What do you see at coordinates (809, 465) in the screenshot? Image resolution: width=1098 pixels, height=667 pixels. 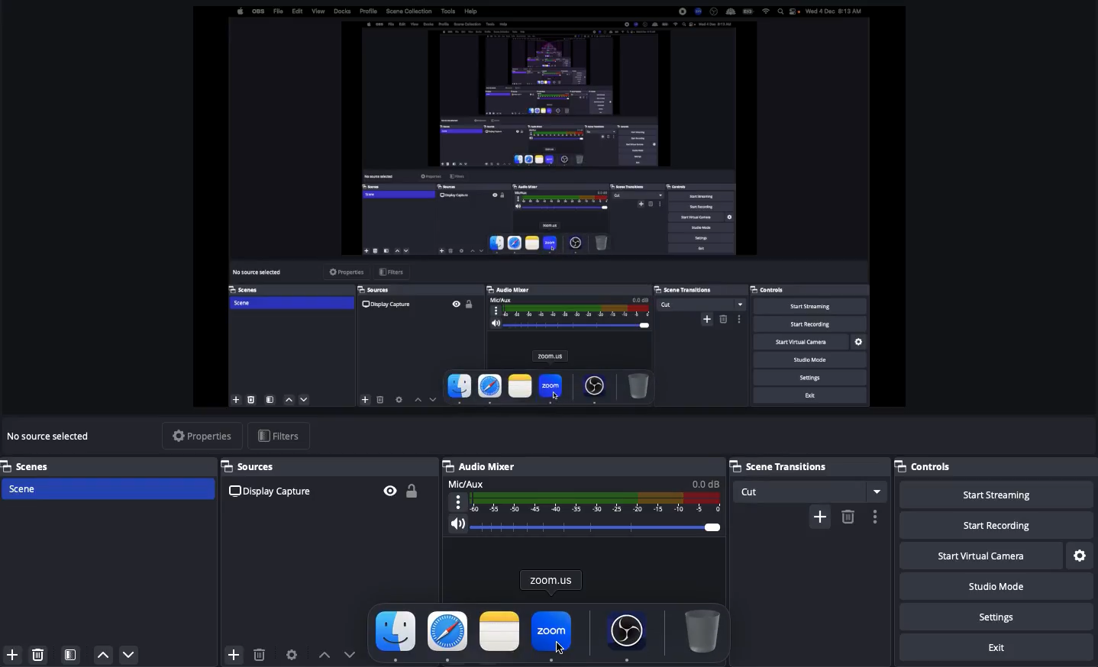 I see `Scene transitions` at bounding box center [809, 465].